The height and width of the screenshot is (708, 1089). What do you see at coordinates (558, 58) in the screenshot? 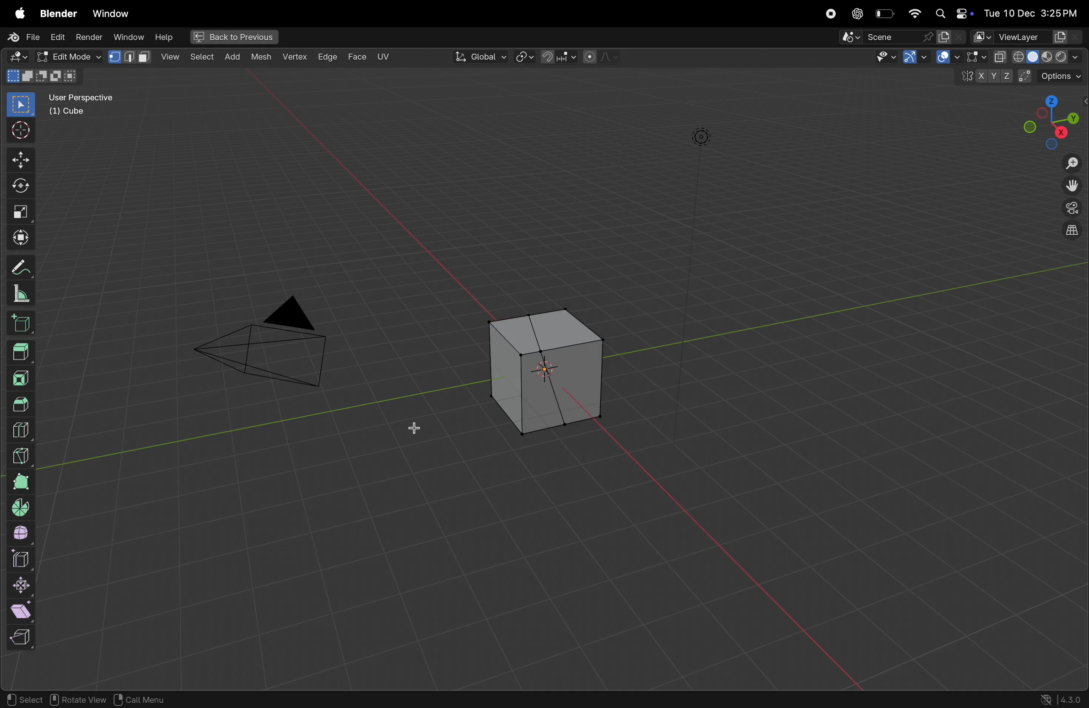
I see `snap` at bounding box center [558, 58].